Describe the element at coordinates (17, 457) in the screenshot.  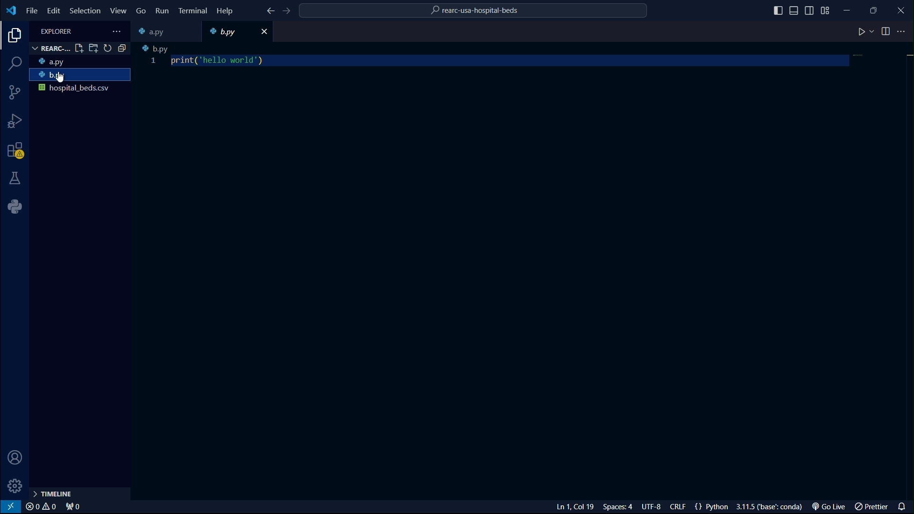
I see `account` at that location.